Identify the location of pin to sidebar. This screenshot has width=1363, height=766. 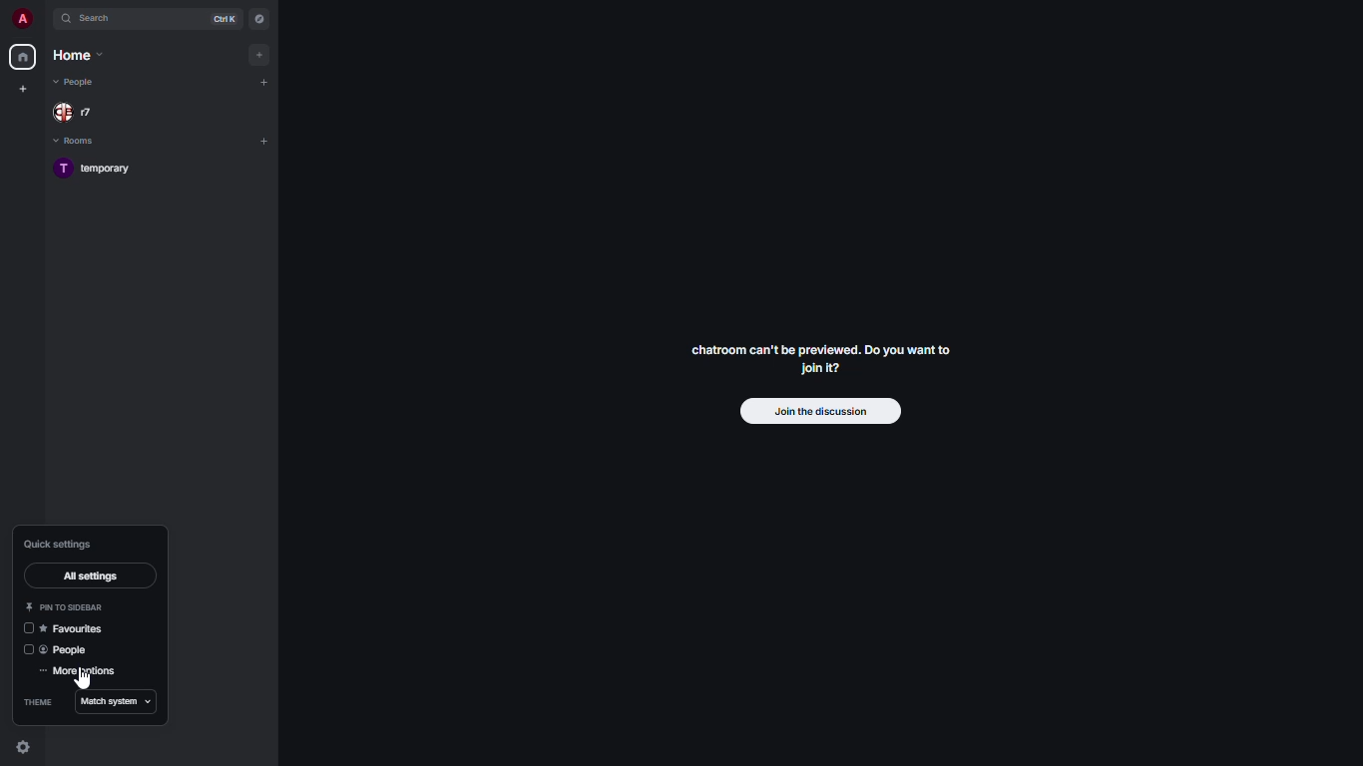
(65, 606).